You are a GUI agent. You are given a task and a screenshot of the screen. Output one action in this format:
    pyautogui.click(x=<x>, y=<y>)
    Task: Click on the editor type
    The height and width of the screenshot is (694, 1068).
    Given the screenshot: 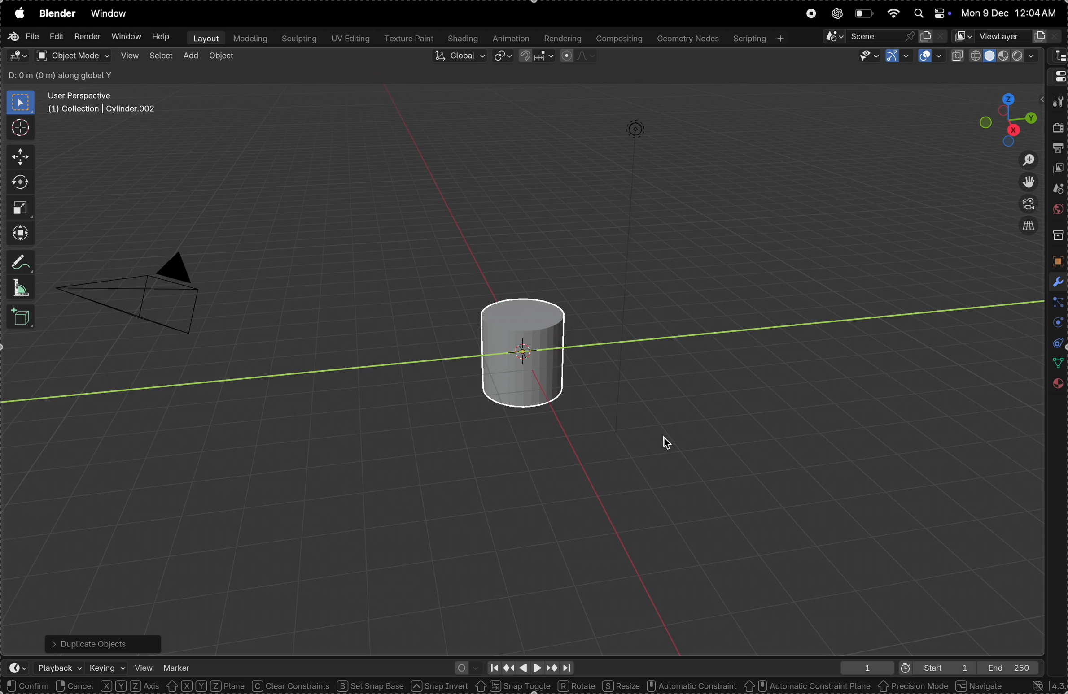 What is the action you would take?
    pyautogui.click(x=1057, y=56)
    